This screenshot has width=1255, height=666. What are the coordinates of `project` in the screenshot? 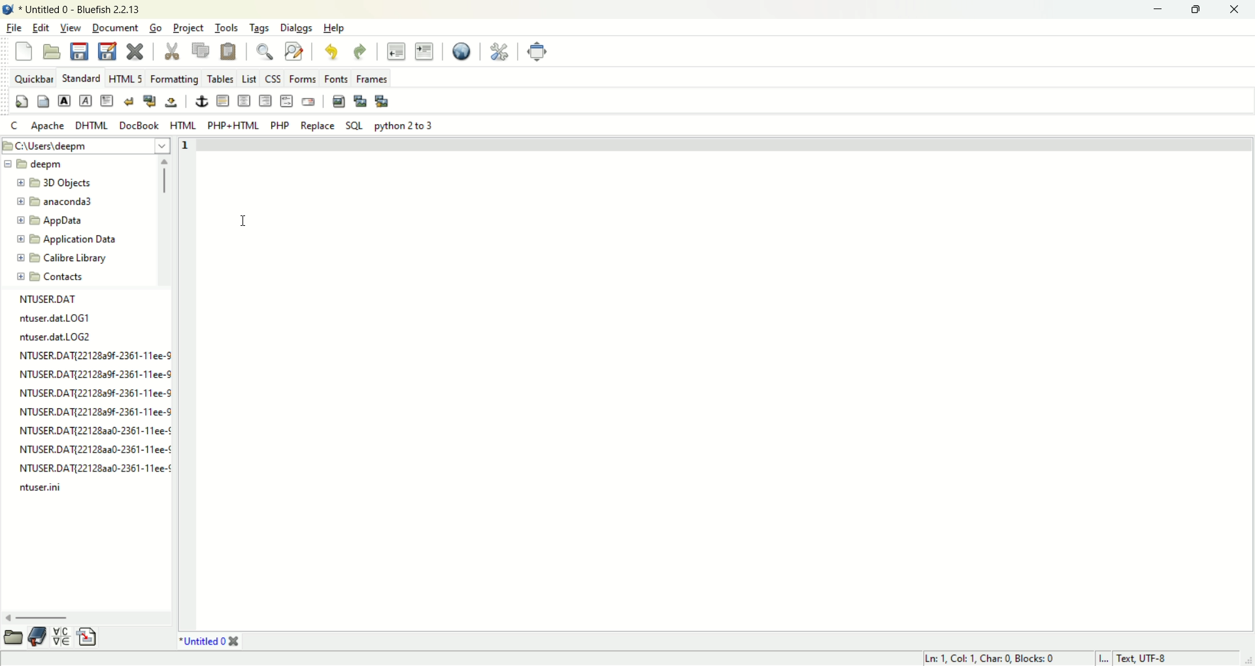 It's located at (190, 29).